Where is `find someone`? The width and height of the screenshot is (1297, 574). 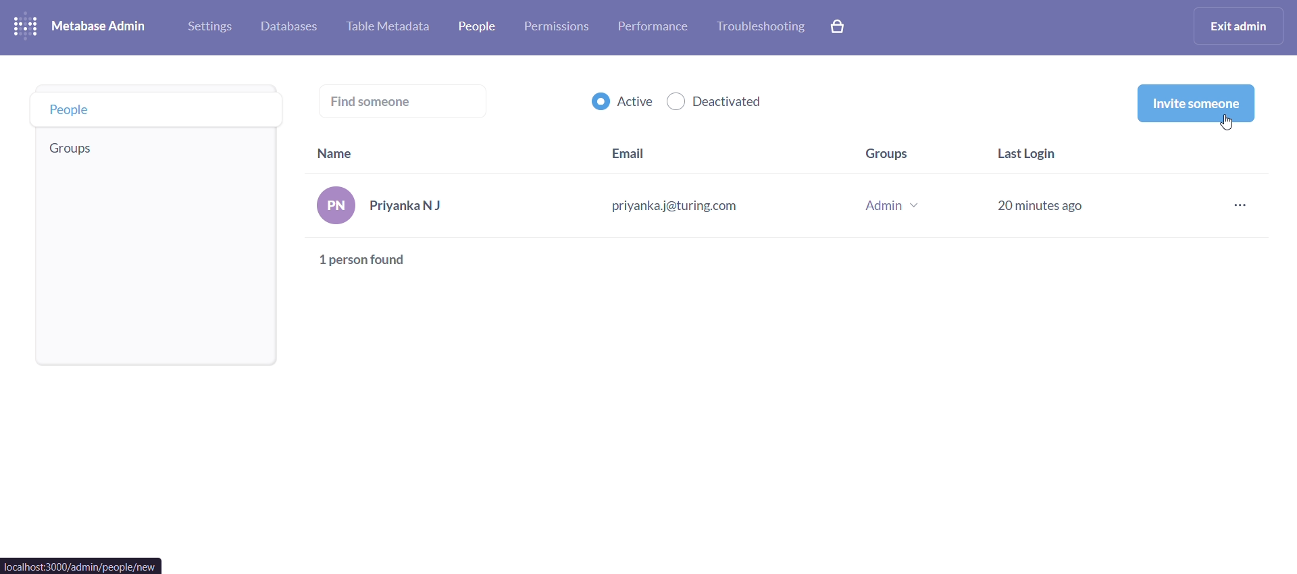 find someone is located at coordinates (405, 101).